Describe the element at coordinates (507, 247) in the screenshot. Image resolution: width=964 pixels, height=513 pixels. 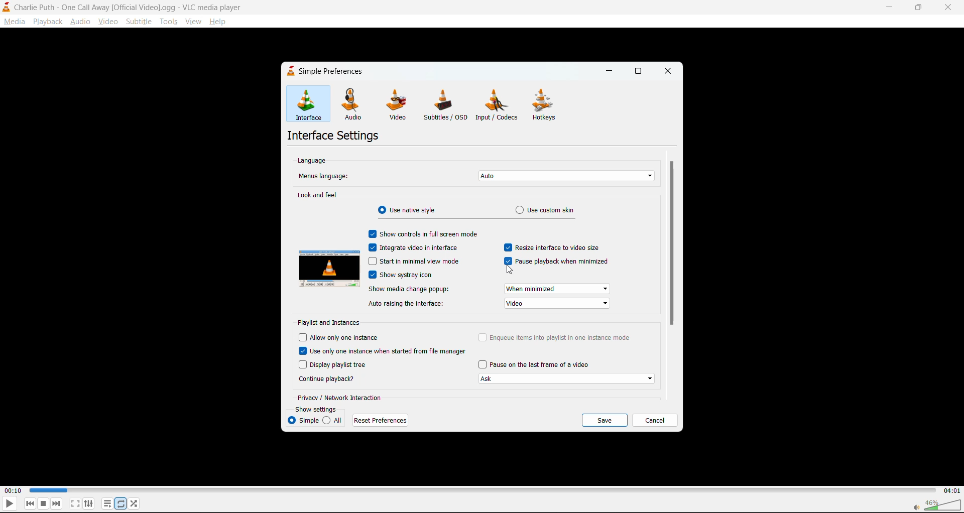
I see `Checbox` at that location.